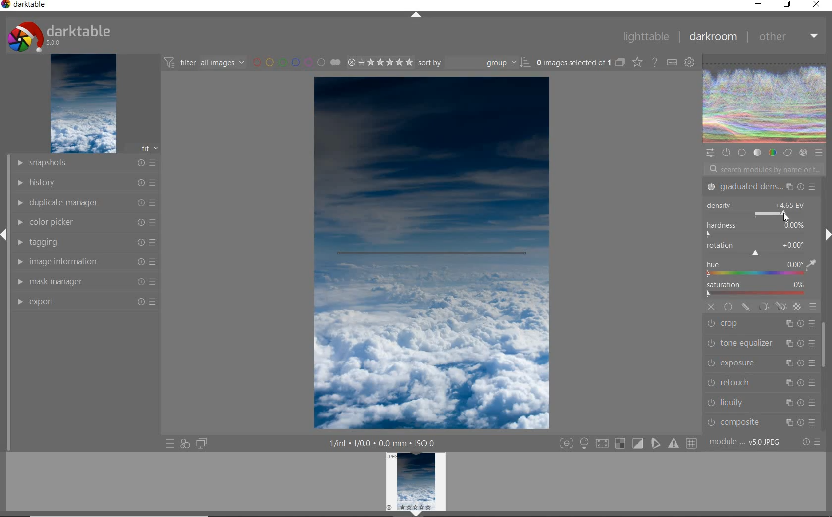  Describe the element at coordinates (144, 149) in the screenshot. I see `fit` at that location.